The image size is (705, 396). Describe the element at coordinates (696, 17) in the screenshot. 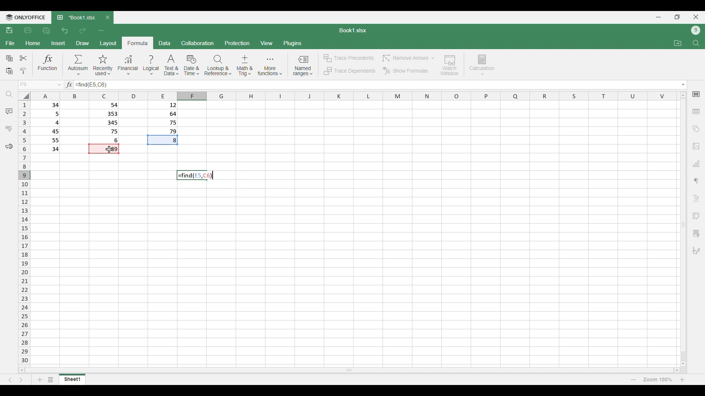

I see `Close interface` at that location.